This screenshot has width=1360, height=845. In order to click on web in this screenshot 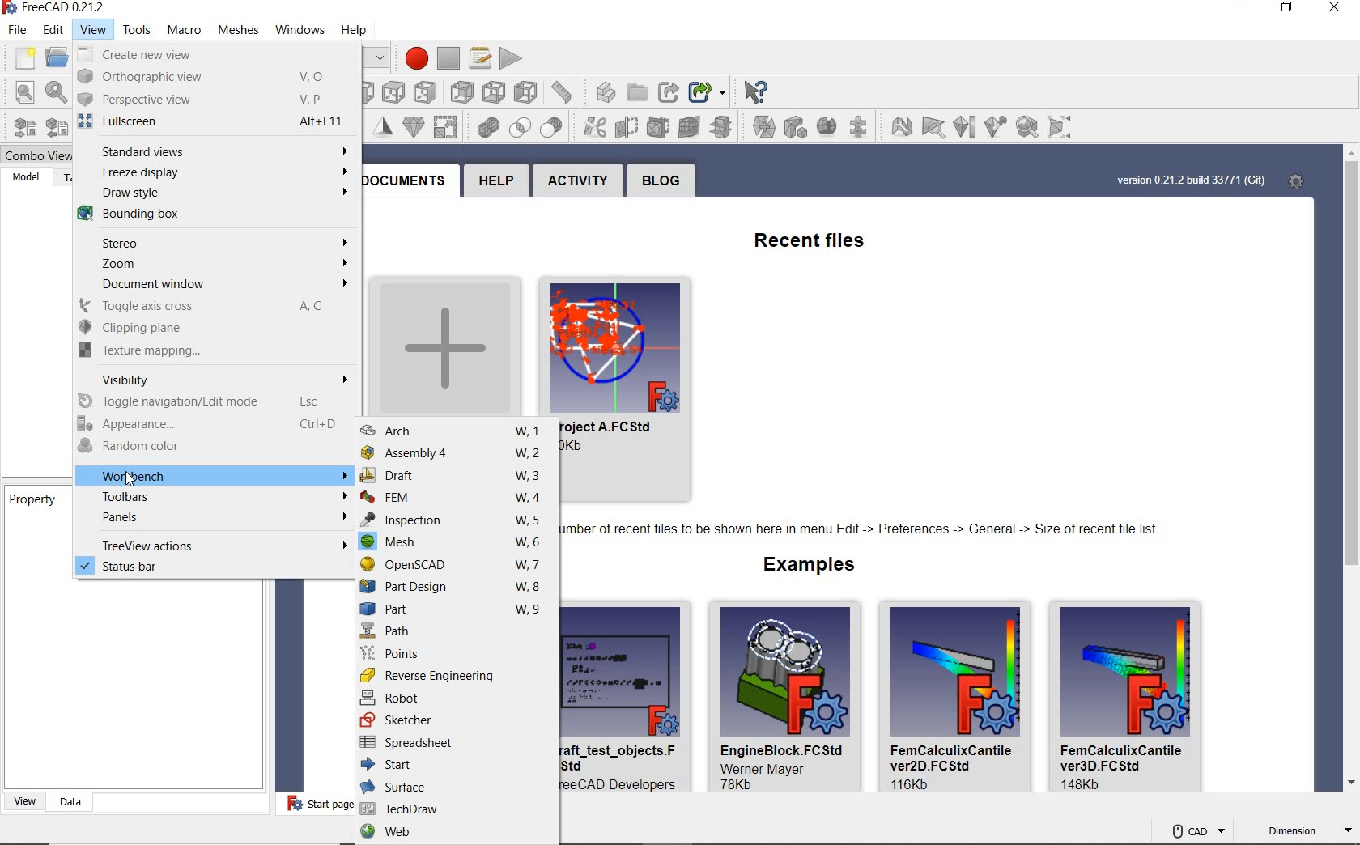, I will do `click(457, 833)`.